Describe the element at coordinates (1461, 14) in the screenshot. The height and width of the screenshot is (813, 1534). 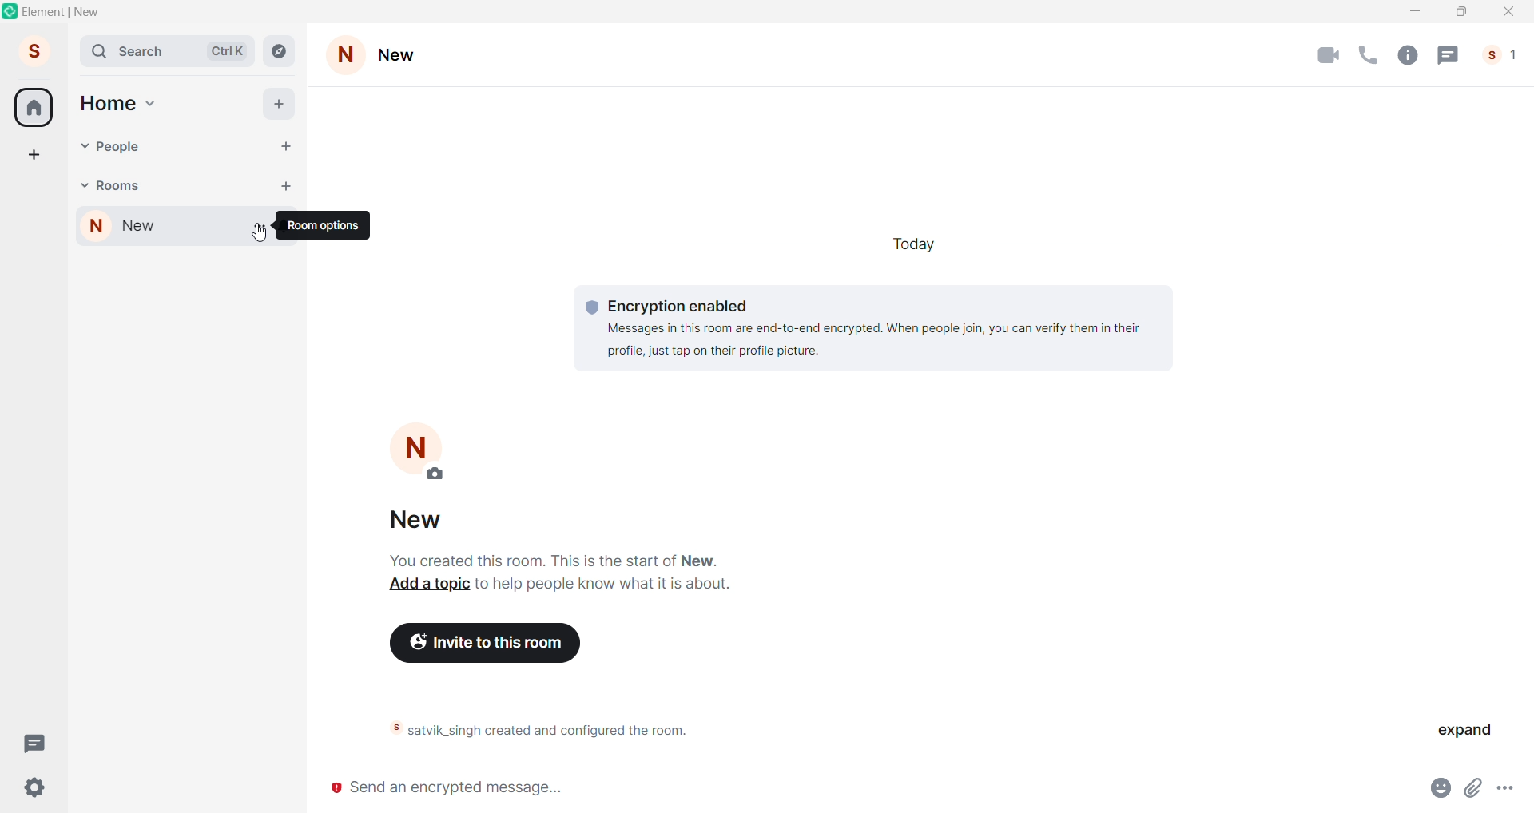
I see `maximize` at that location.